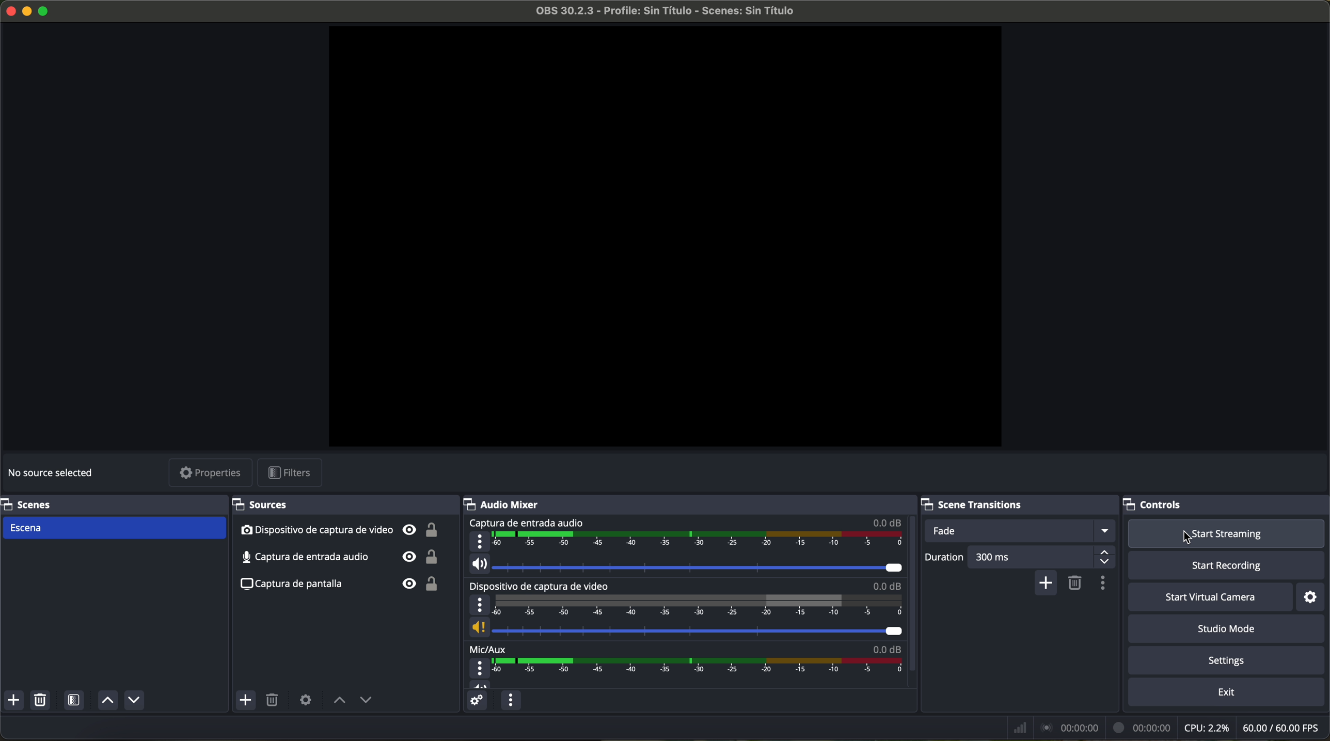 Image resolution: width=1330 pixels, height=741 pixels. What do you see at coordinates (1187, 538) in the screenshot?
I see `cursor` at bounding box center [1187, 538].